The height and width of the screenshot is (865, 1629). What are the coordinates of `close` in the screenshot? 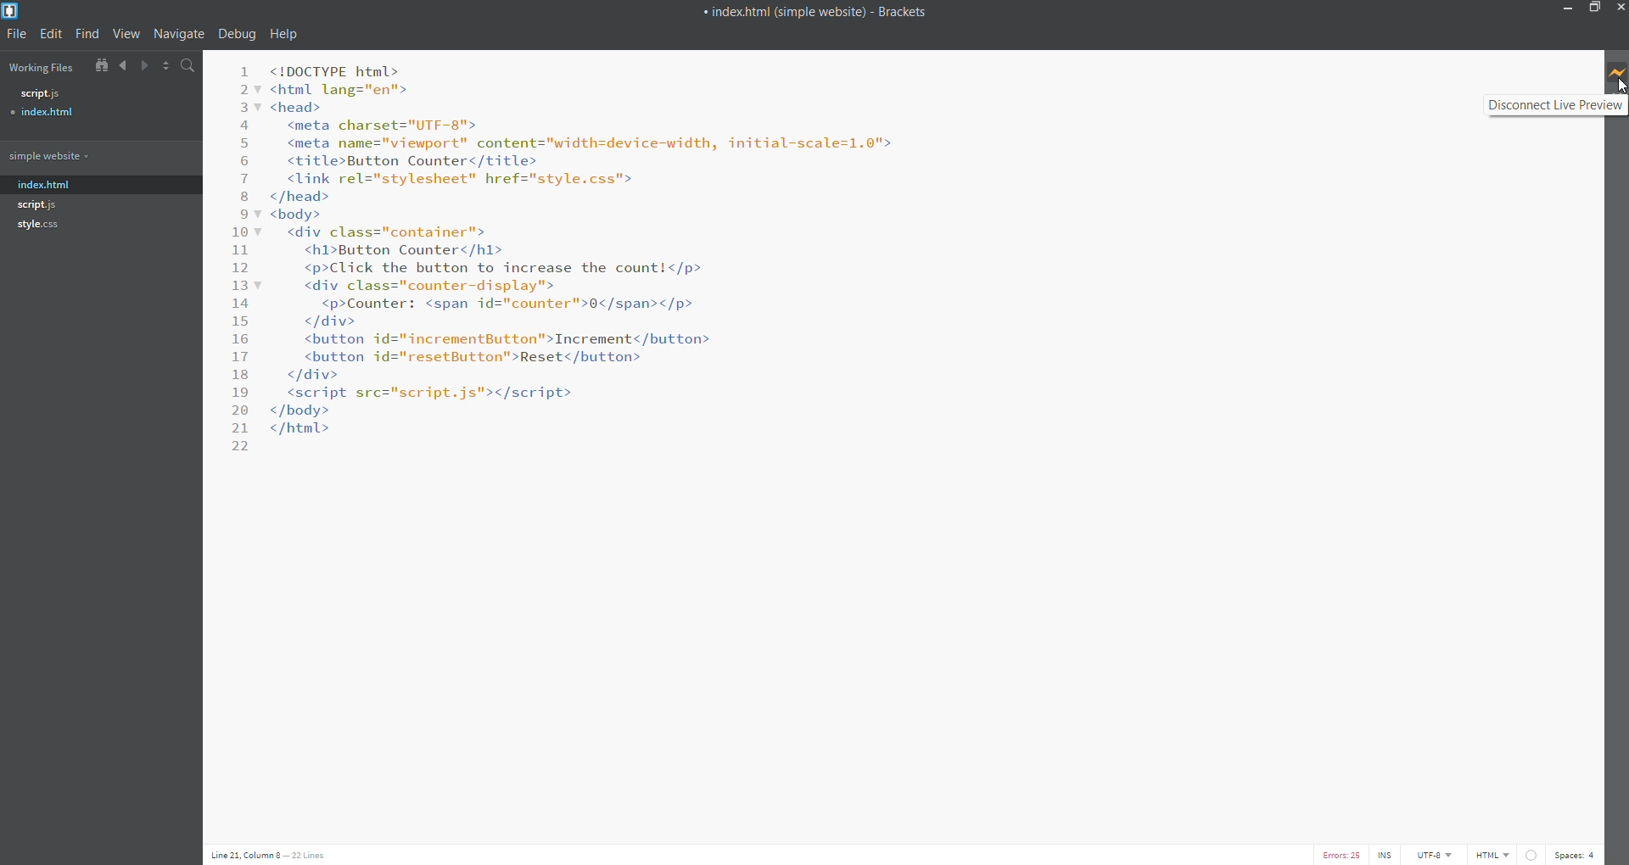 It's located at (1619, 9).